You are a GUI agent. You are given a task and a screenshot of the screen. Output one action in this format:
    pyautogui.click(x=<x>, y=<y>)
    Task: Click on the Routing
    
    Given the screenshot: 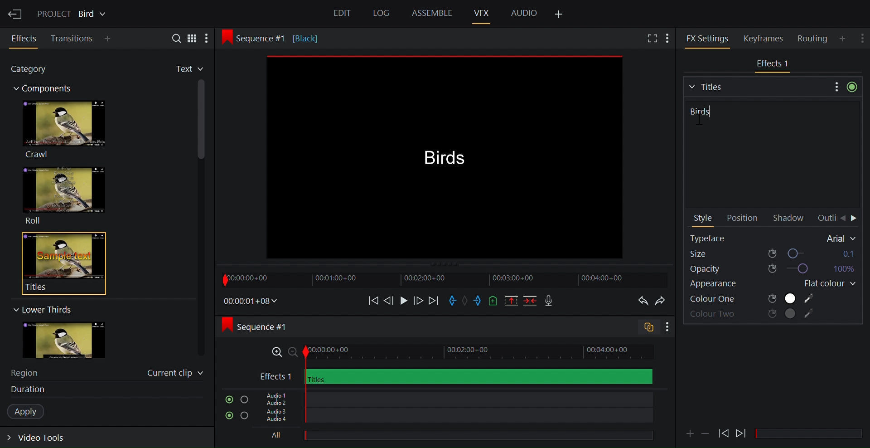 What is the action you would take?
    pyautogui.click(x=814, y=39)
    